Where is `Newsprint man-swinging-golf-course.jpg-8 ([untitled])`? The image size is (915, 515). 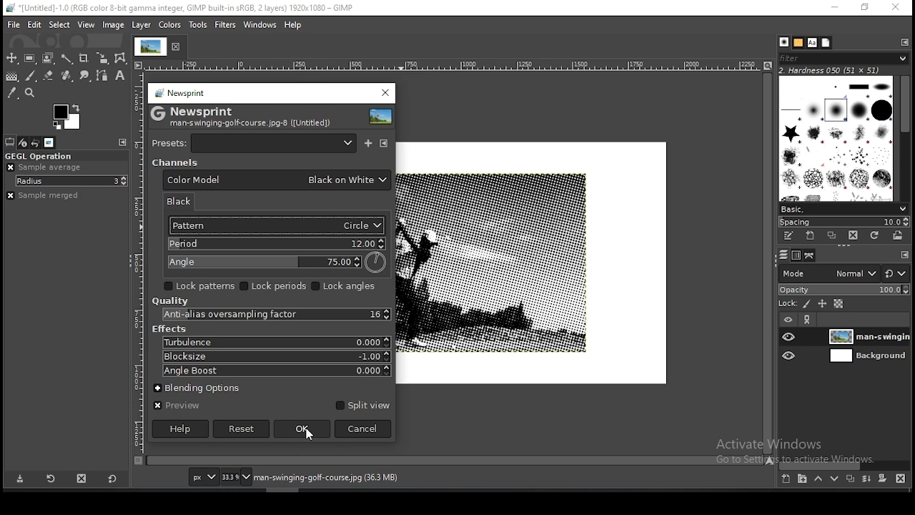 Newsprint man-swinging-golf-course.jpg-8 ([untitled]) is located at coordinates (243, 116).